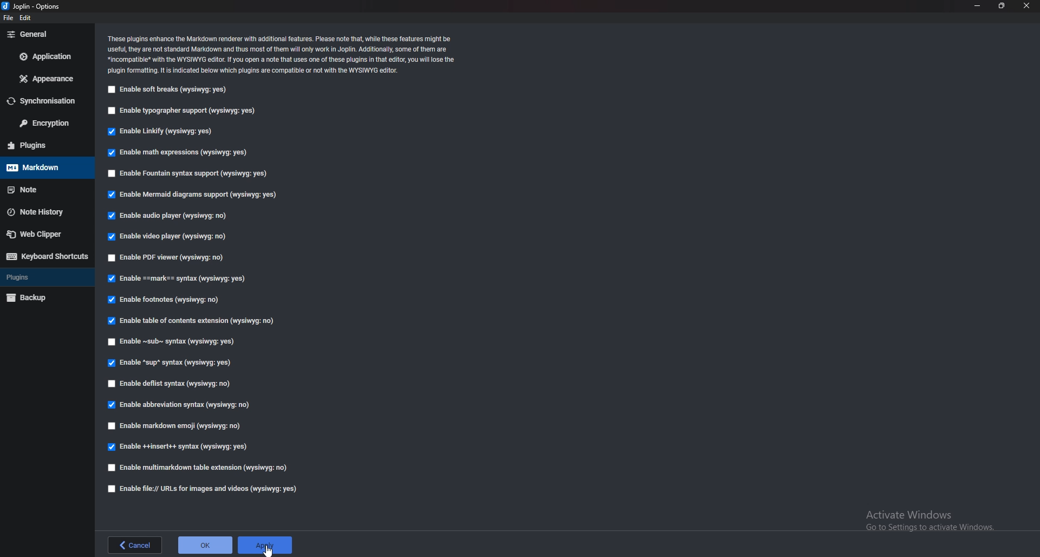 Image resolution: width=1040 pixels, height=557 pixels. Describe the element at coordinates (42, 278) in the screenshot. I see `Plugins` at that location.